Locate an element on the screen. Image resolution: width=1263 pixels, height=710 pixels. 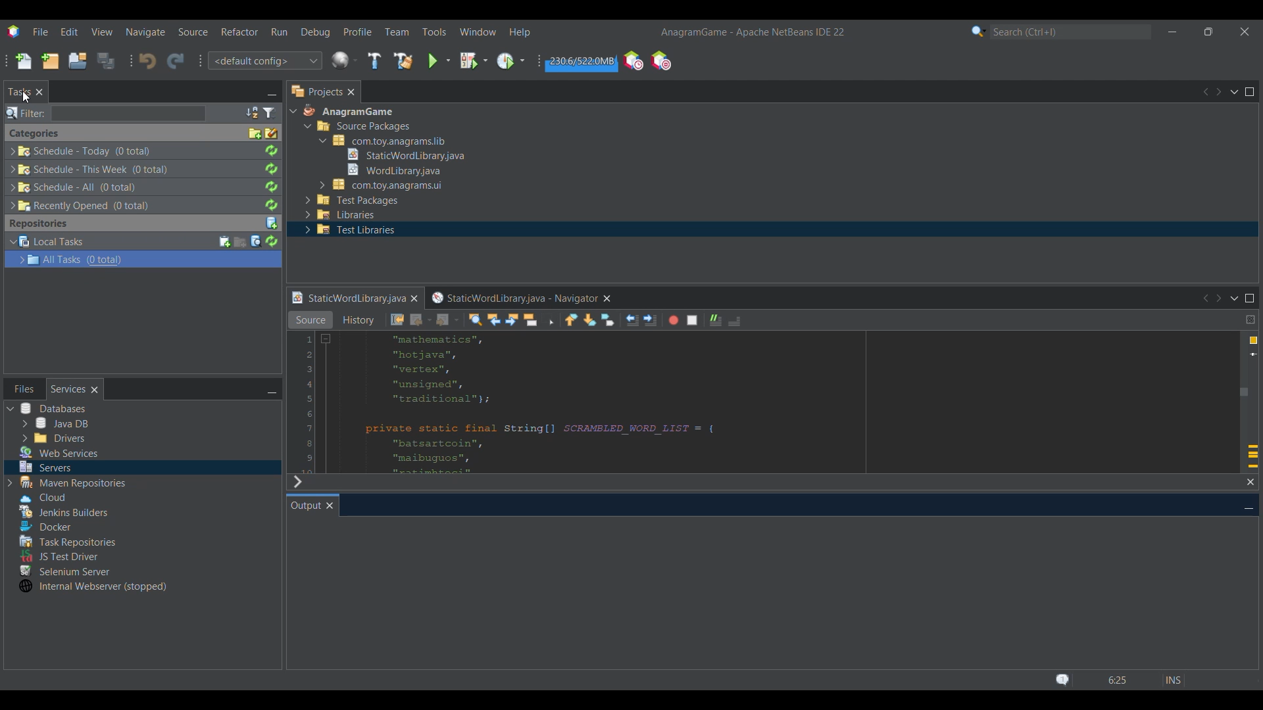
Next is located at coordinates (1221, 298).